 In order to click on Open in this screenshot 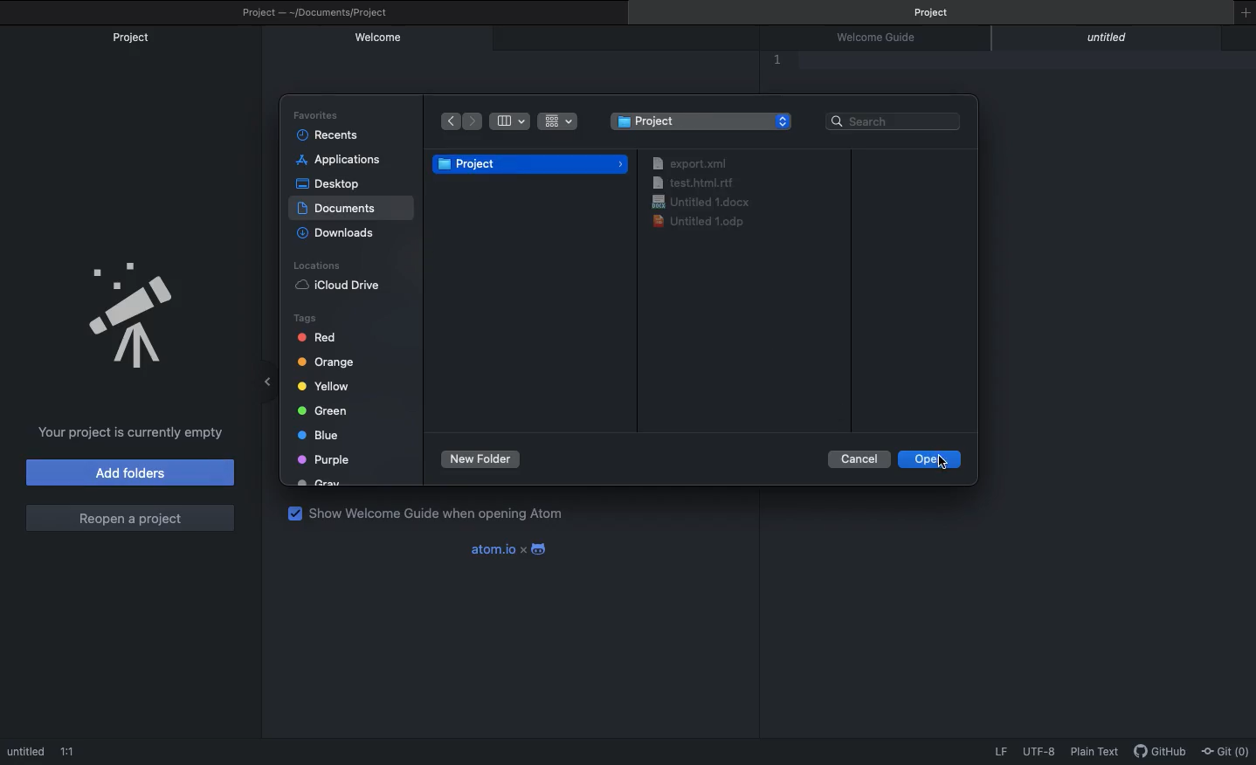, I will do `click(935, 462)`.